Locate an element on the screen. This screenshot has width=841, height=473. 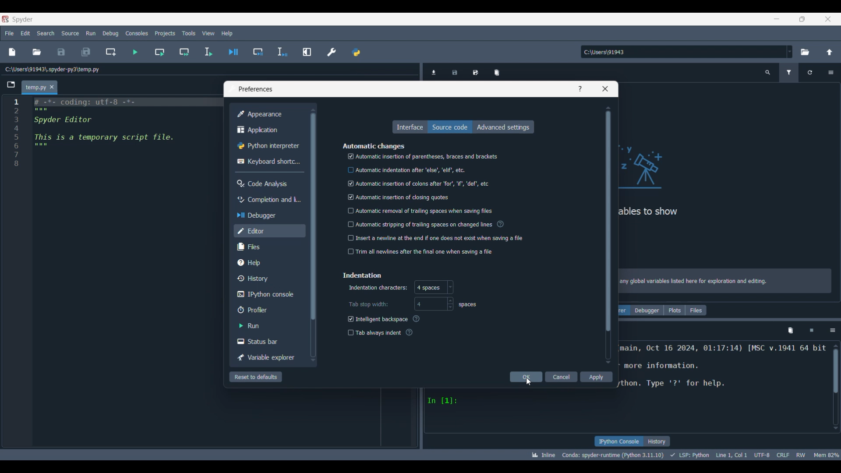
Maximize current pane is located at coordinates (307, 52).